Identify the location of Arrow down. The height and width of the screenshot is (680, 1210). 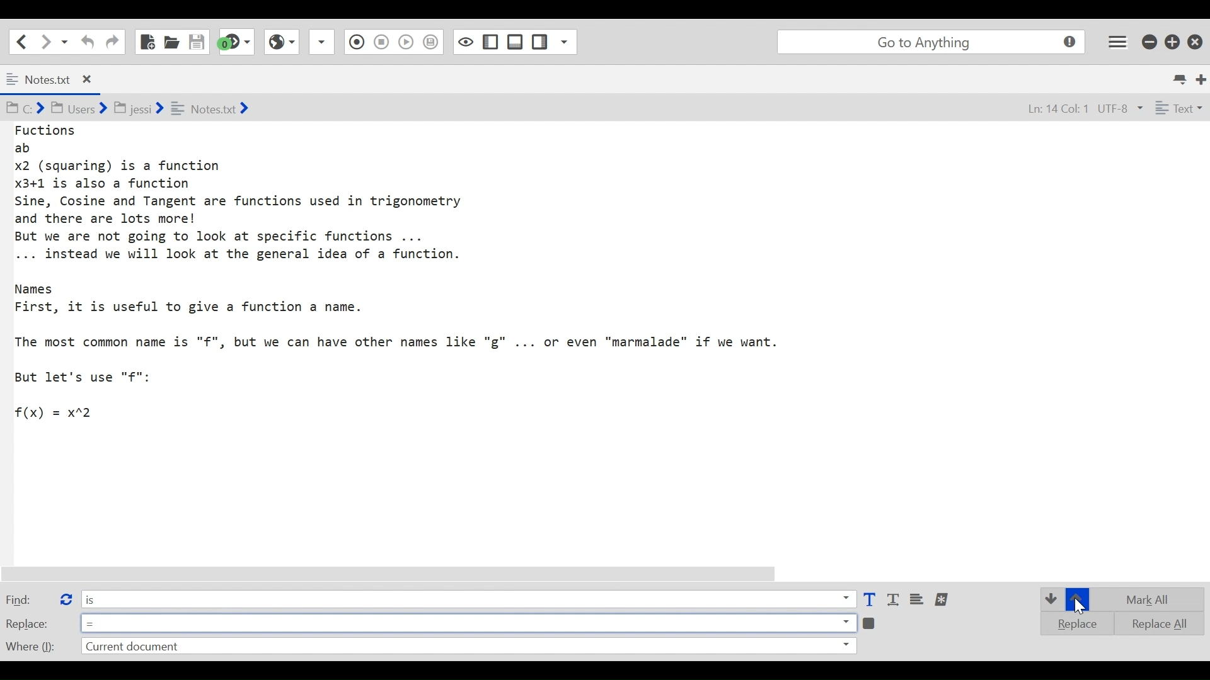
(1050, 598).